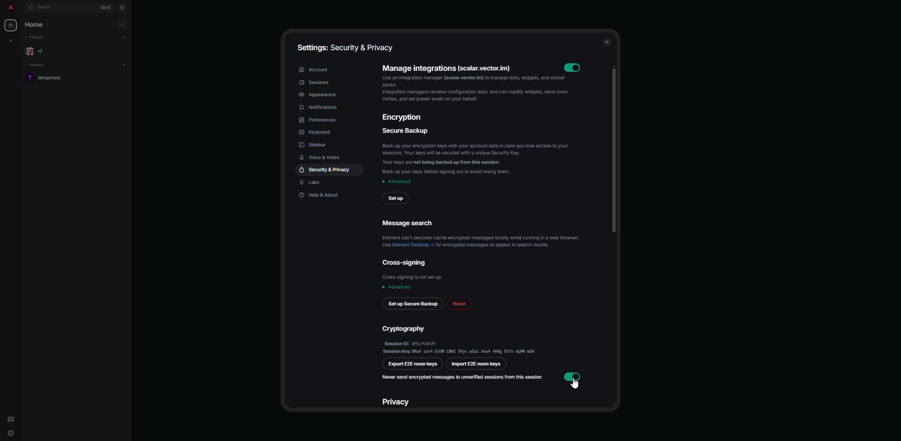 The image size is (901, 441). What do you see at coordinates (325, 170) in the screenshot?
I see `security & privacy` at bounding box center [325, 170].